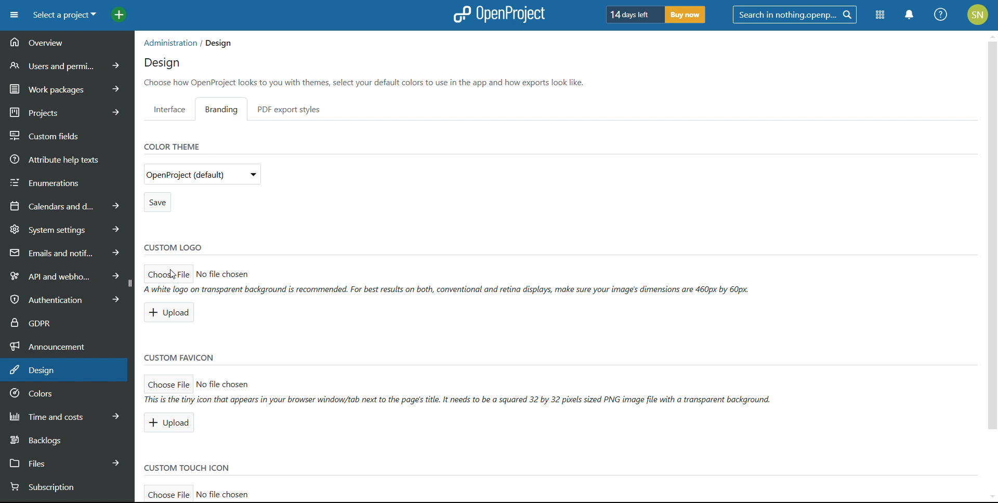 This screenshot has width=998, height=503. I want to click on backlogs, so click(65, 439).